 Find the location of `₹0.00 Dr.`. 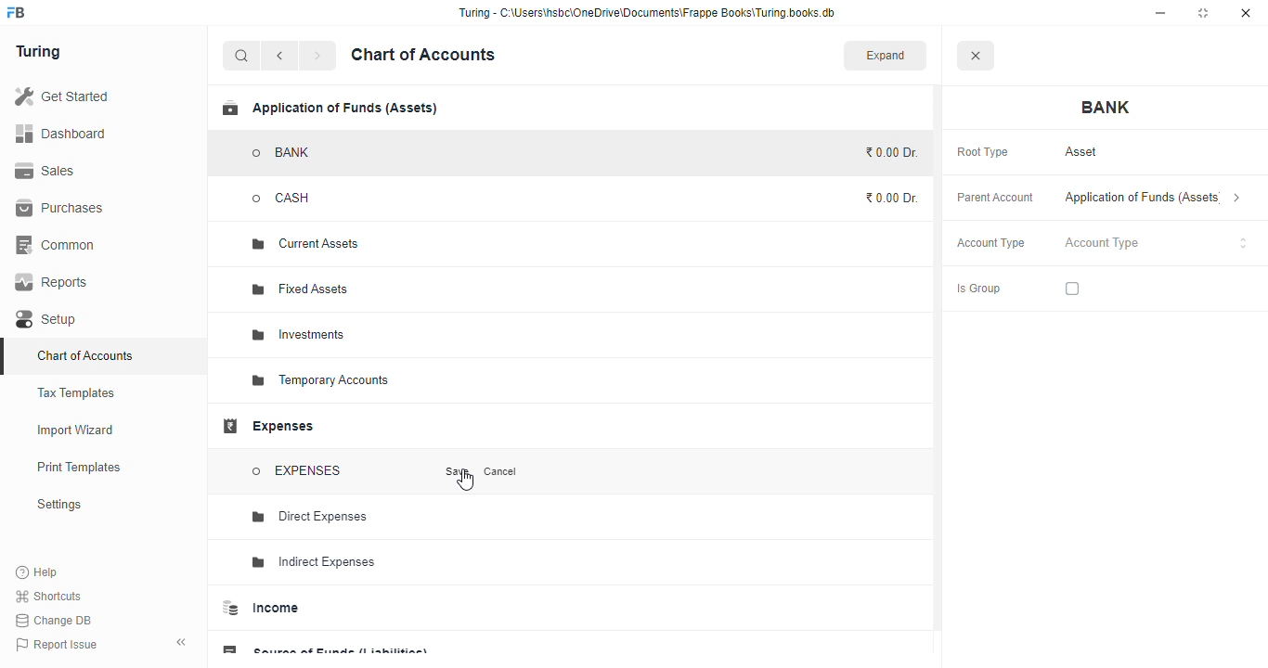

₹0.00 Dr. is located at coordinates (893, 198).